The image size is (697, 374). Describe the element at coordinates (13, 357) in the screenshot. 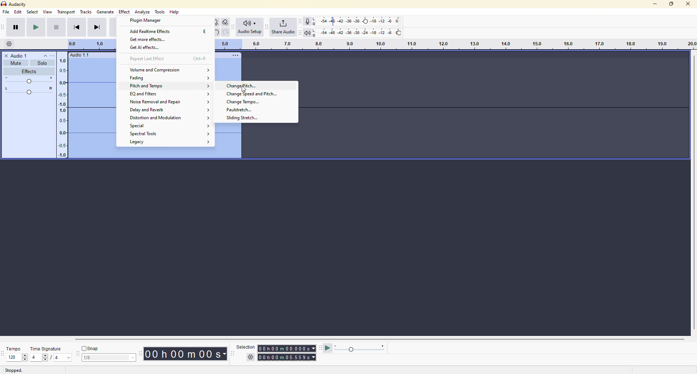

I see `120` at that location.